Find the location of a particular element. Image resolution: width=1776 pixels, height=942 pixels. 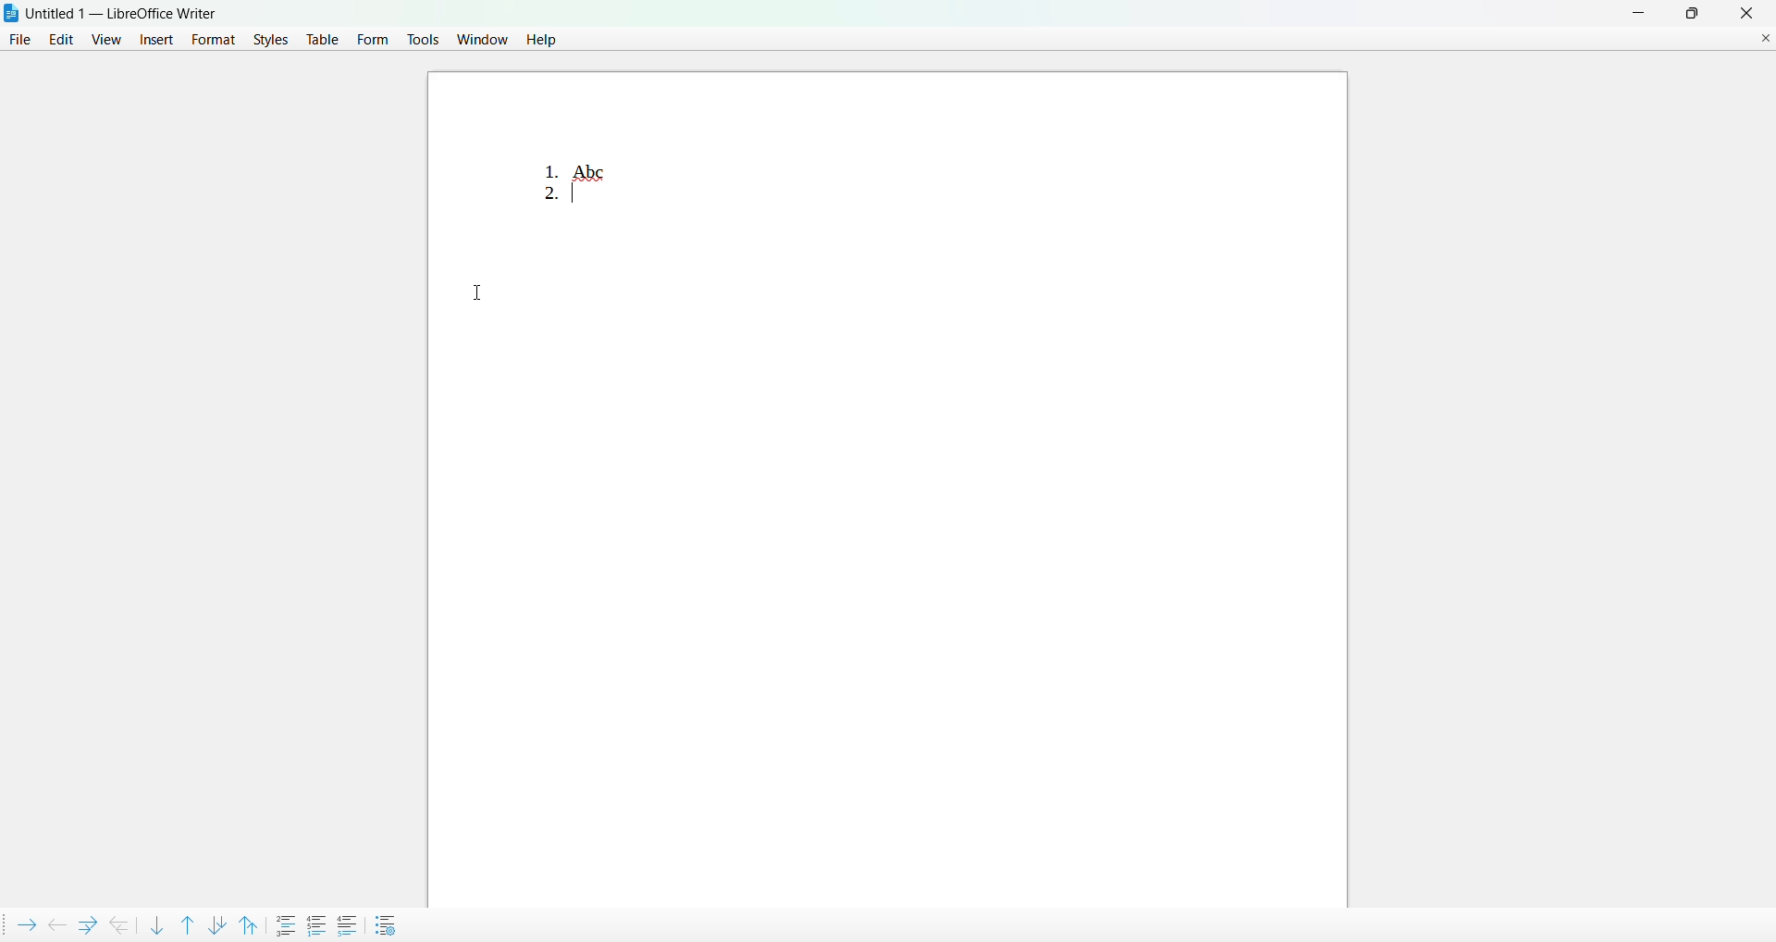

Untitled 1 - LibreOffice Writer is located at coordinates (124, 13).